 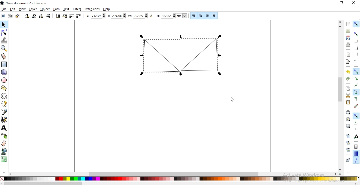 What do you see at coordinates (356, 116) in the screenshot?
I see `snap other points` at bounding box center [356, 116].